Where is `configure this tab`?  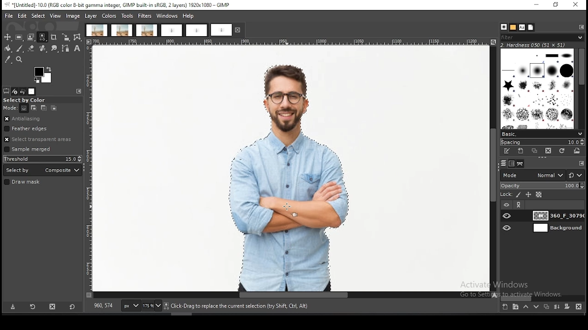 configure this tab is located at coordinates (582, 163).